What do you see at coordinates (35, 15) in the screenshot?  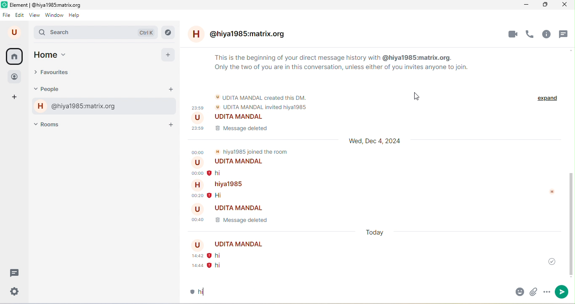 I see `view` at bounding box center [35, 15].